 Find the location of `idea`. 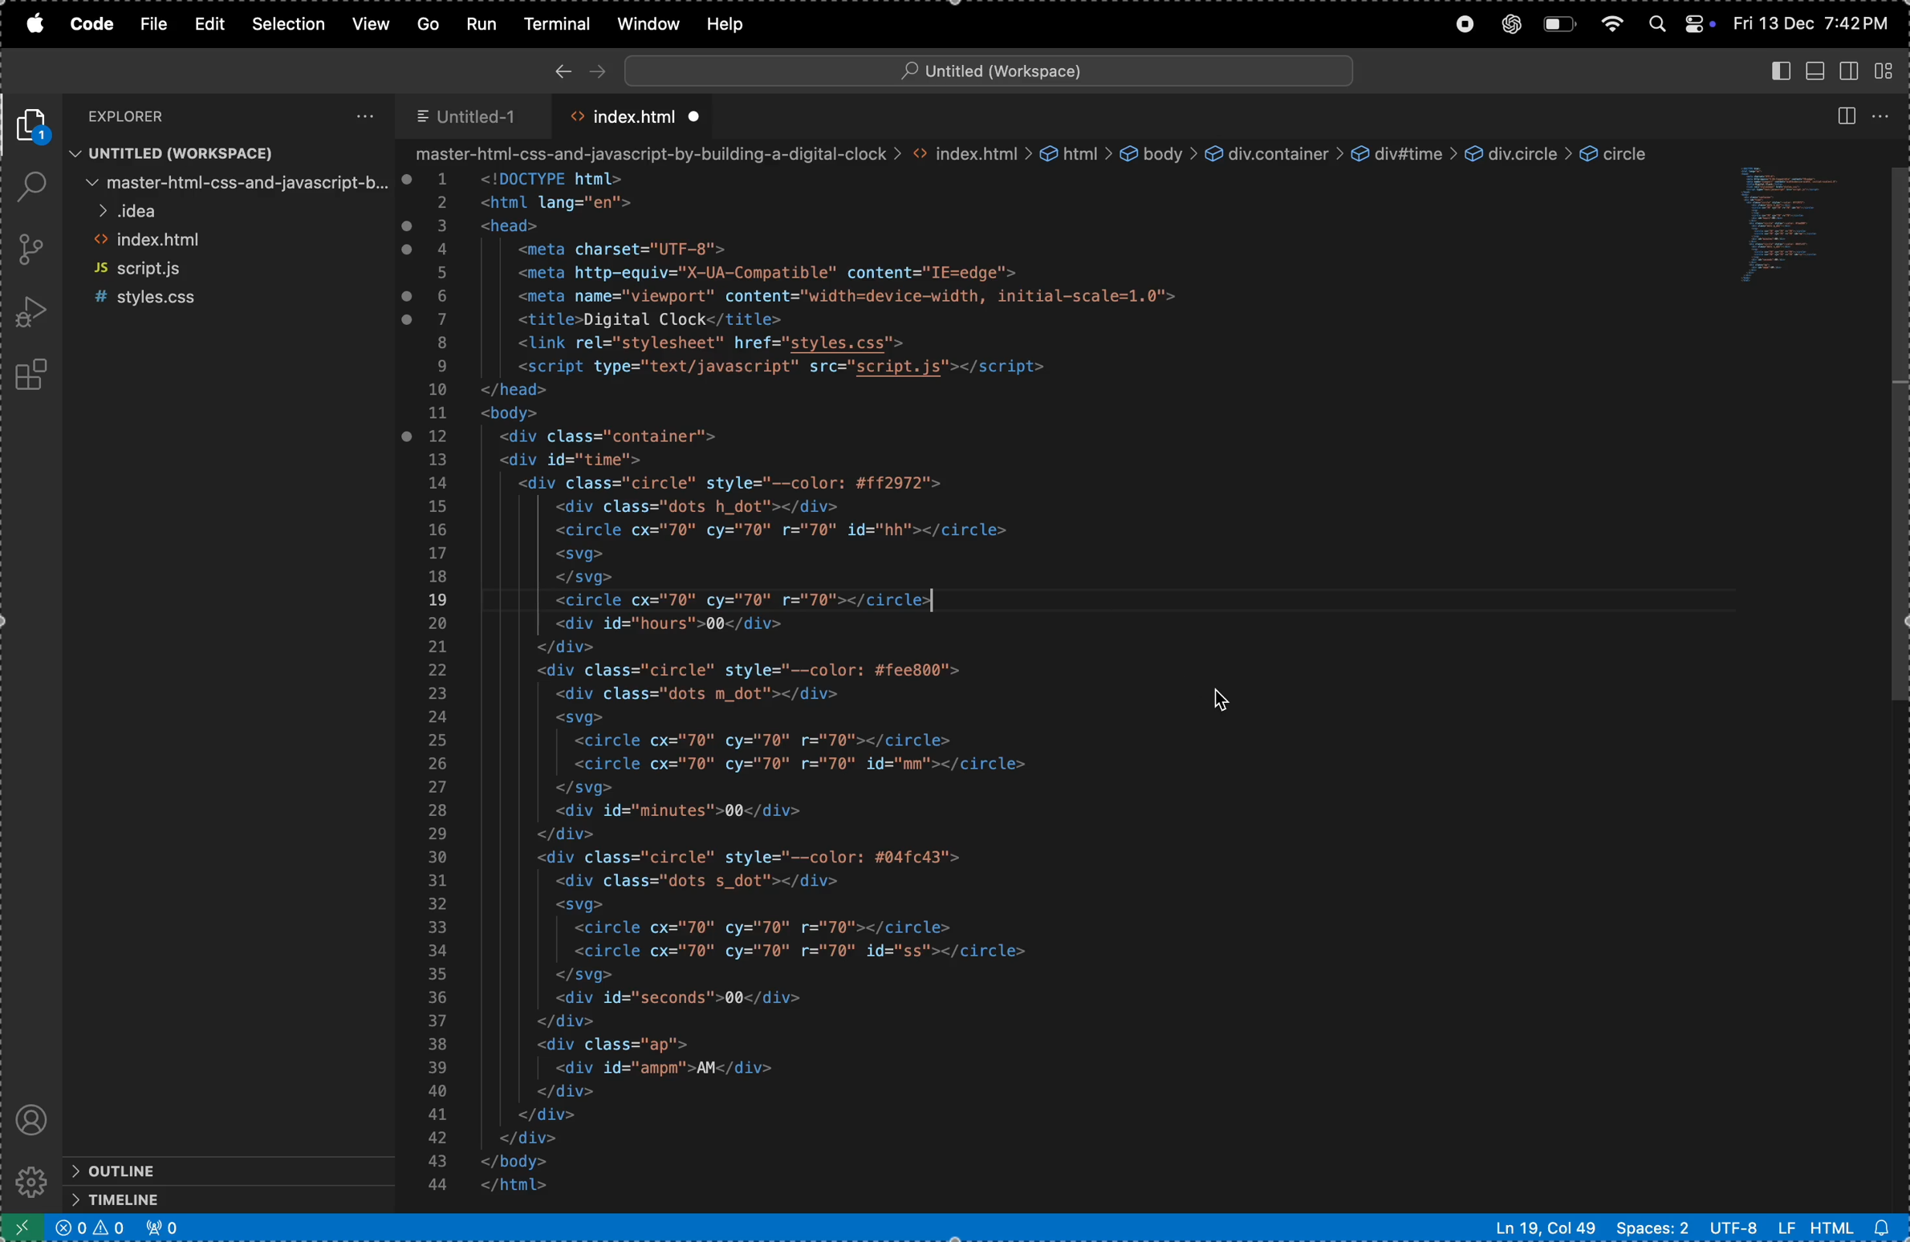

idea is located at coordinates (229, 213).